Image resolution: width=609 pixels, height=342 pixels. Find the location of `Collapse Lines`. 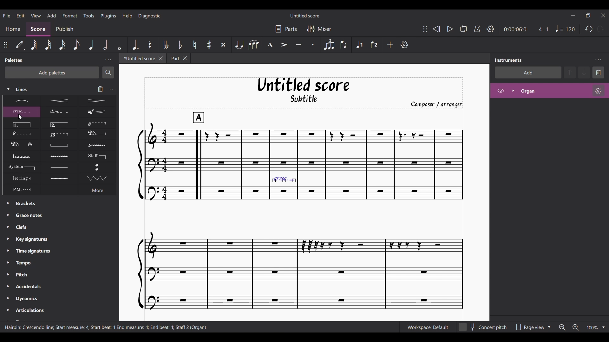

Collapse Lines is located at coordinates (41, 89).